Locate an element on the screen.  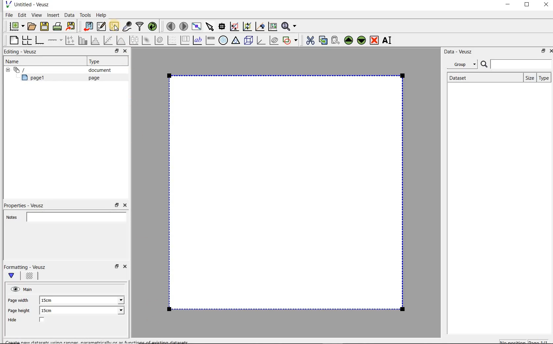
add an axis to a plot is located at coordinates (56, 40).